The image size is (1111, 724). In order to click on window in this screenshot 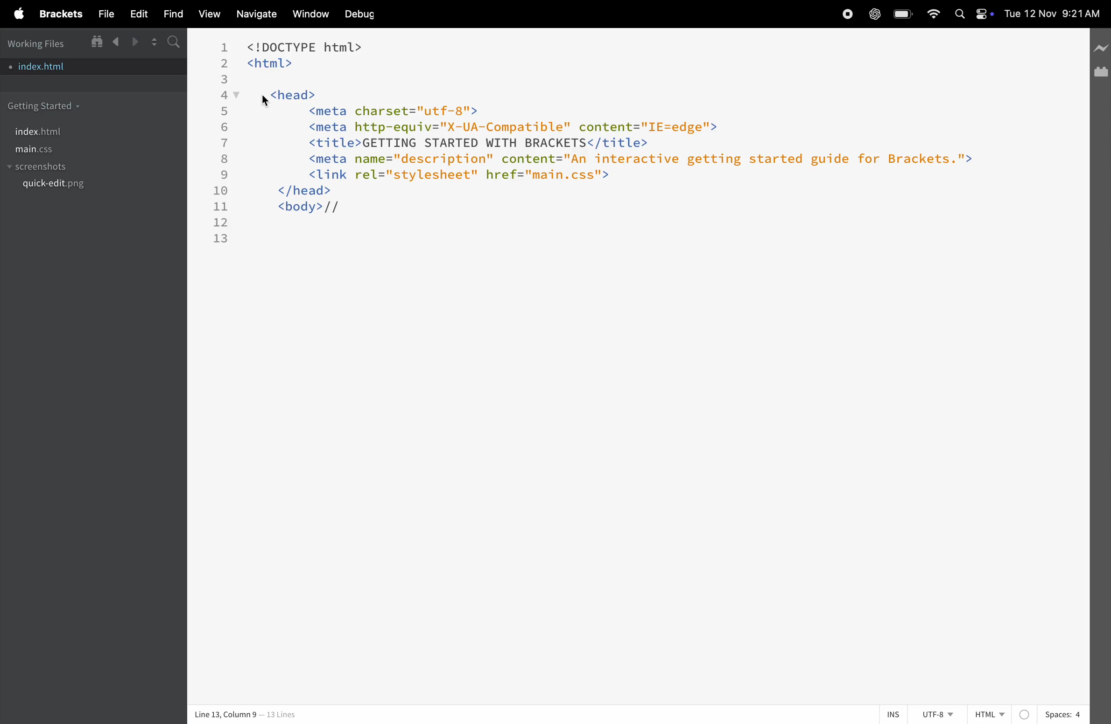, I will do `click(309, 14)`.